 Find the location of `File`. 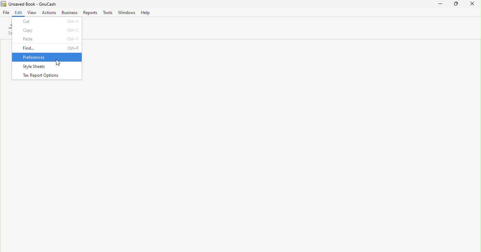

File is located at coordinates (6, 12).